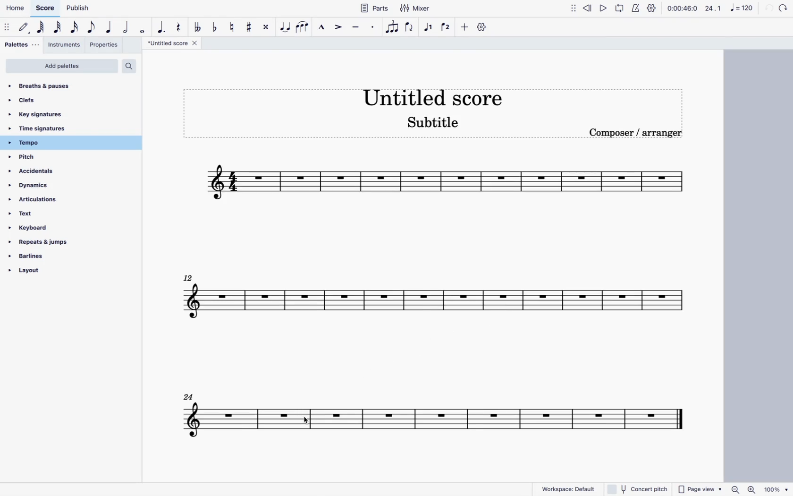 The height and width of the screenshot is (496, 793). What do you see at coordinates (214, 27) in the screenshot?
I see `toggle flat` at bounding box center [214, 27].